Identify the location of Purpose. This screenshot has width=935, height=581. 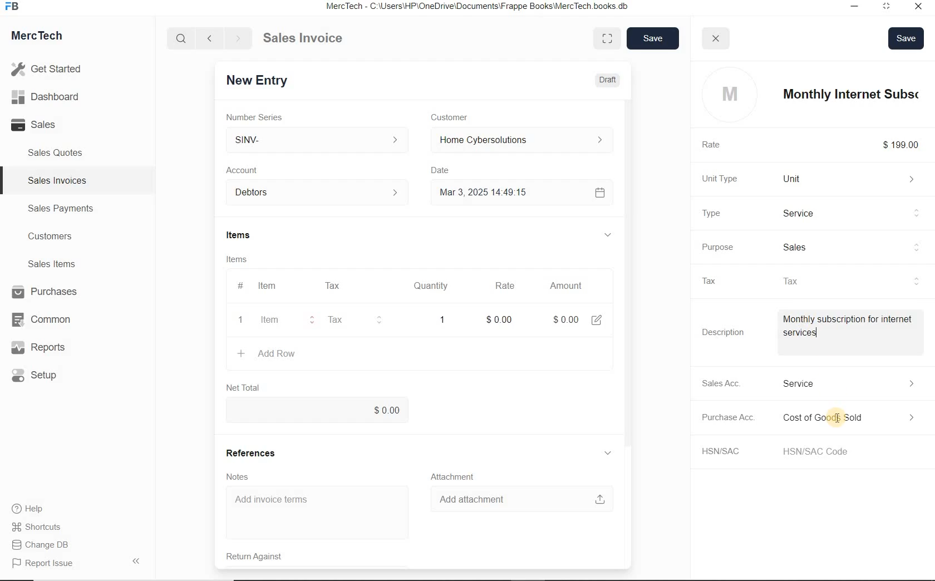
(714, 247).